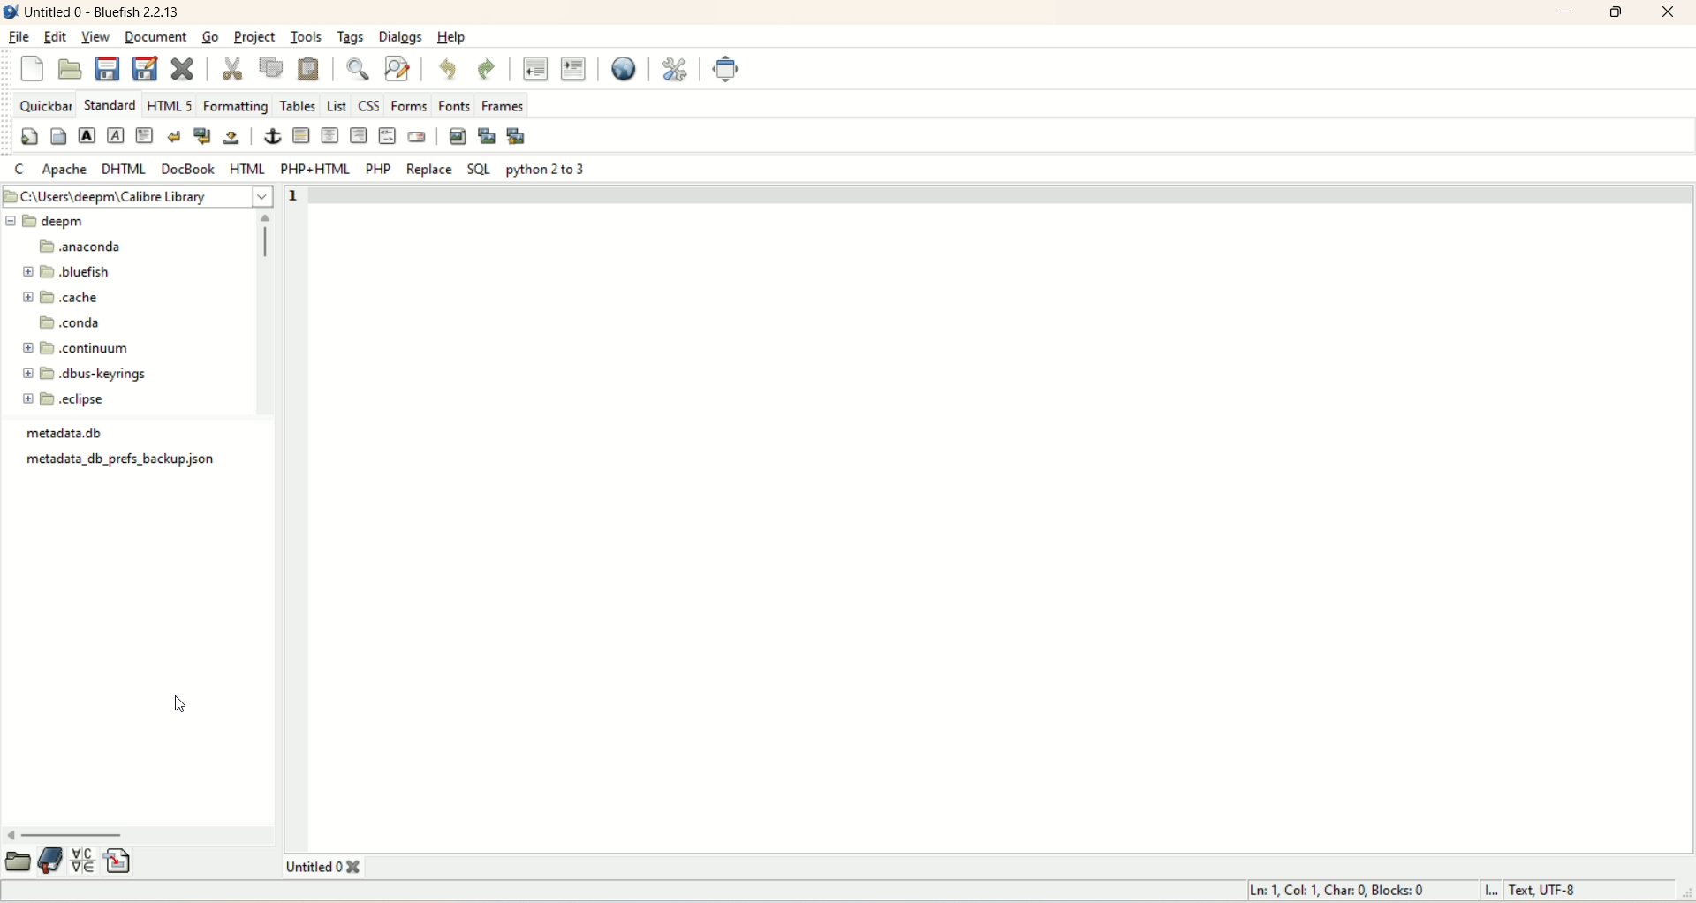 This screenshot has height=903, width=1696. What do you see at coordinates (87, 374) in the screenshot?
I see `dbus` at bounding box center [87, 374].